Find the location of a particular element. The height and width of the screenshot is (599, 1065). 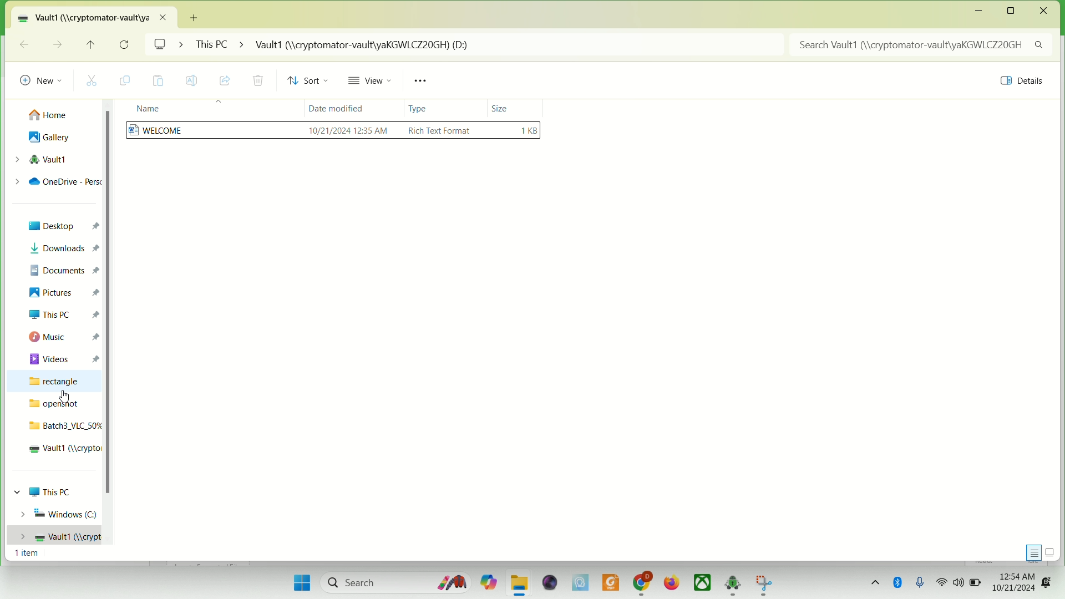

delete is located at coordinates (257, 81).